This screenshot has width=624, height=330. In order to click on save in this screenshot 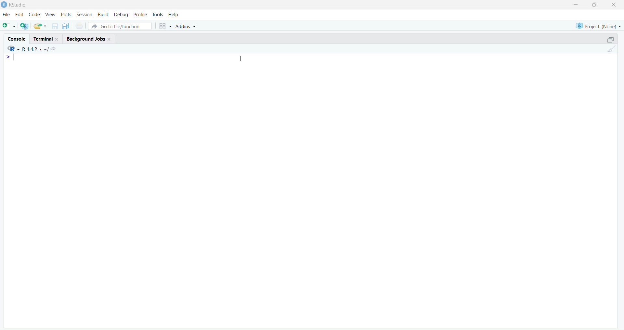, I will do `click(55, 26)`.